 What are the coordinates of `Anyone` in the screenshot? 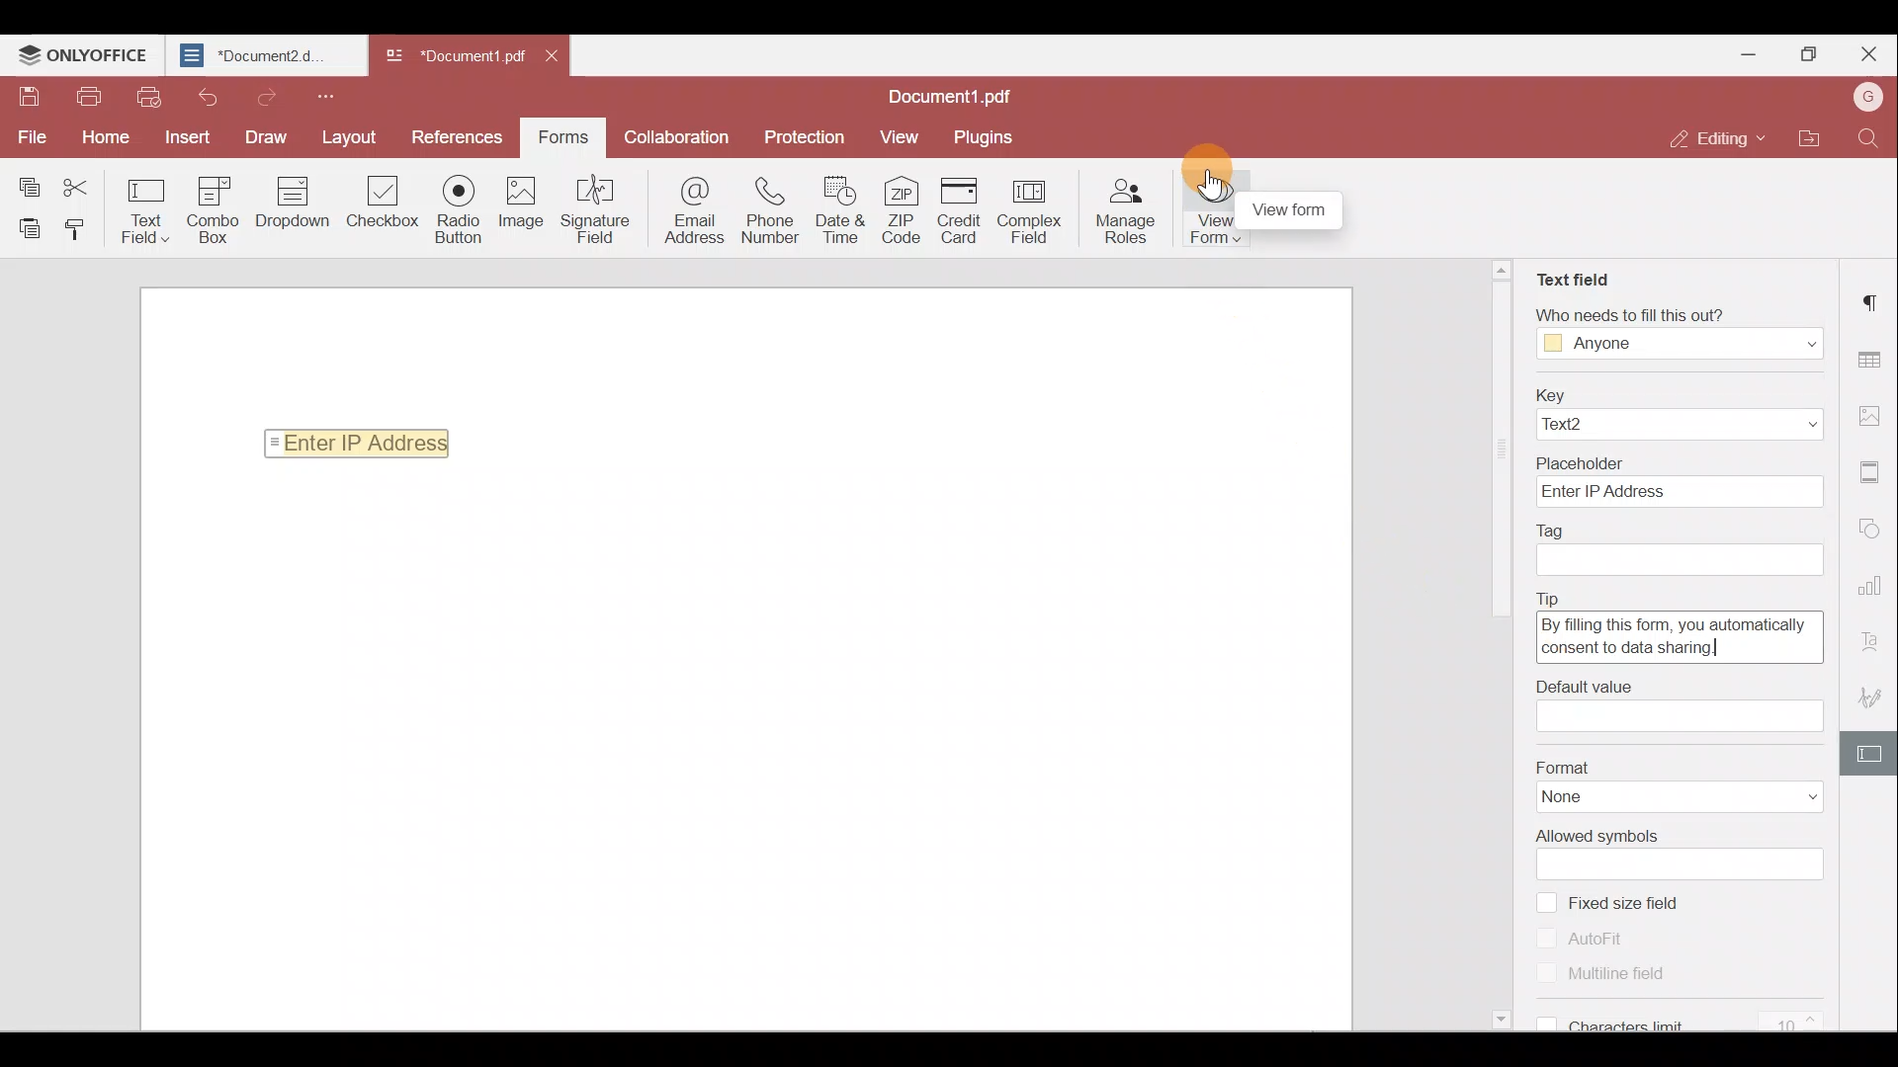 It's located at (1603, 345).